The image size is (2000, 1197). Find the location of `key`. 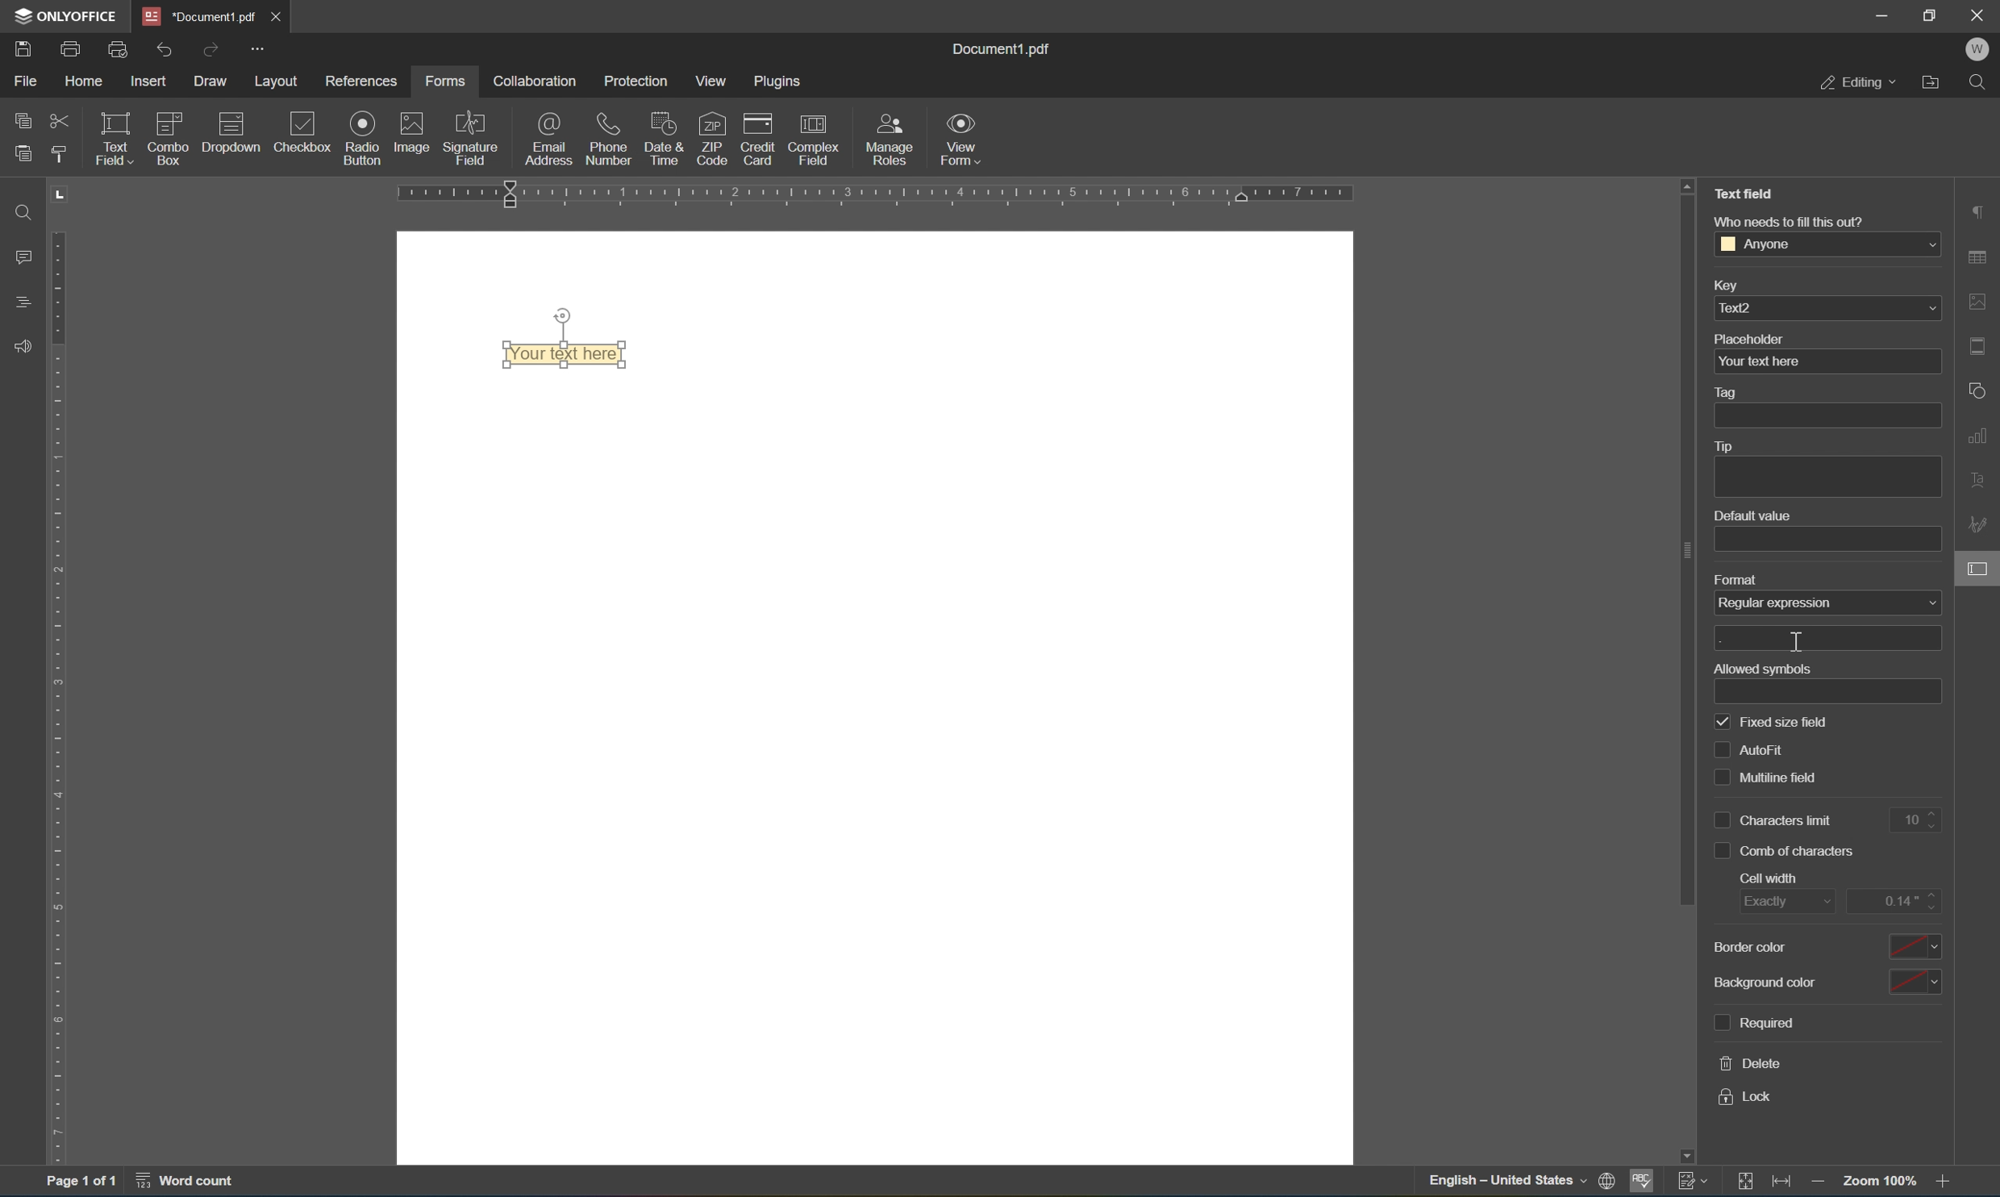

key is located at coordinates (1727, 283).